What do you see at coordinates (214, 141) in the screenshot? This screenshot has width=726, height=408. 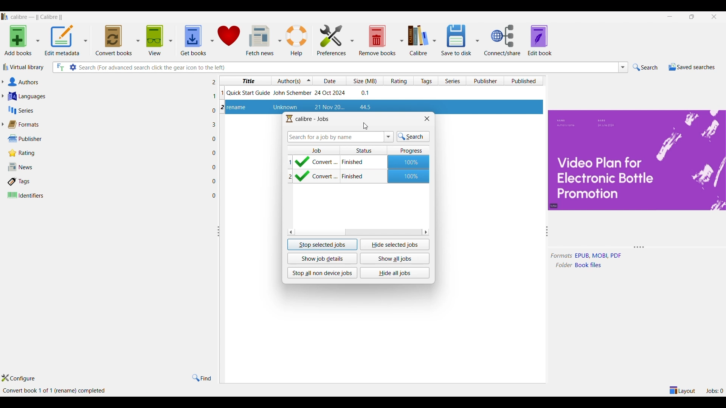 I see `Number of files w.r.t. each column` at bounding box center [214, 141].